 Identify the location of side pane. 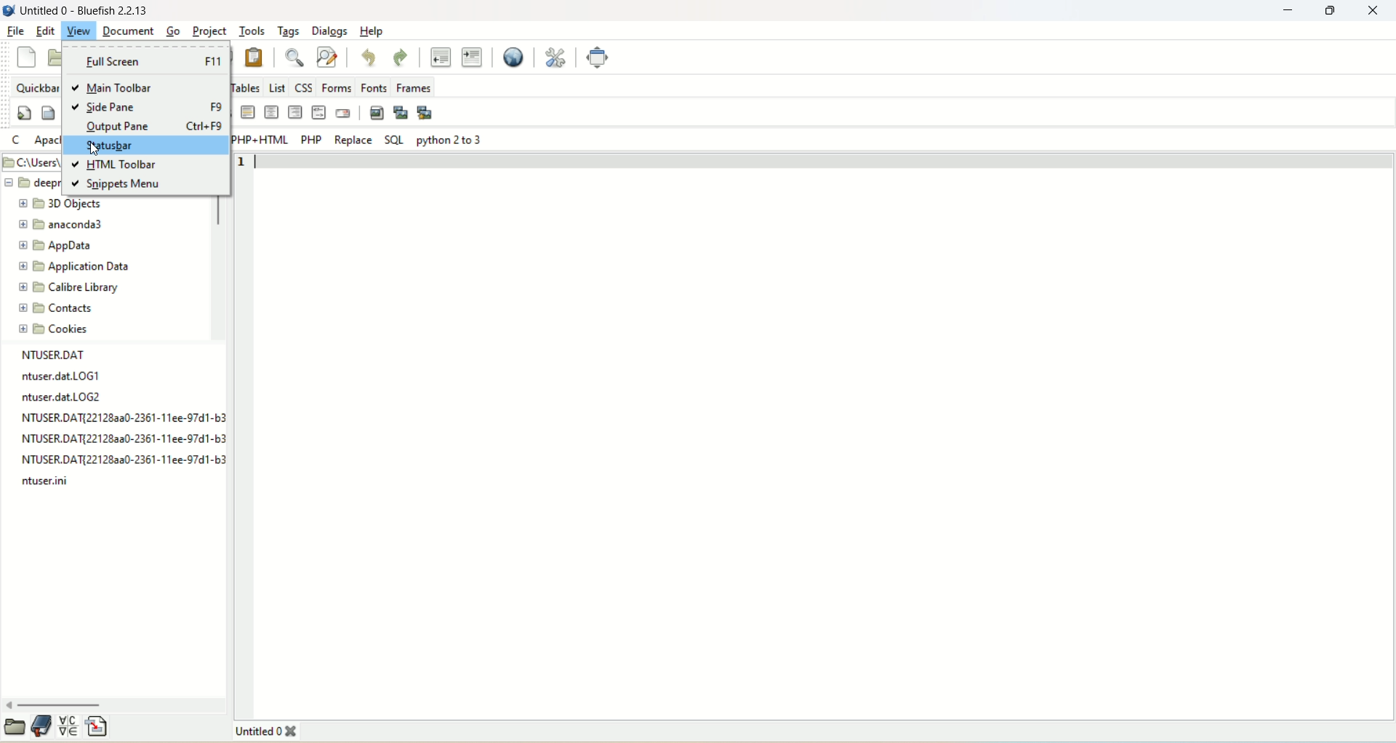
(145, 107).